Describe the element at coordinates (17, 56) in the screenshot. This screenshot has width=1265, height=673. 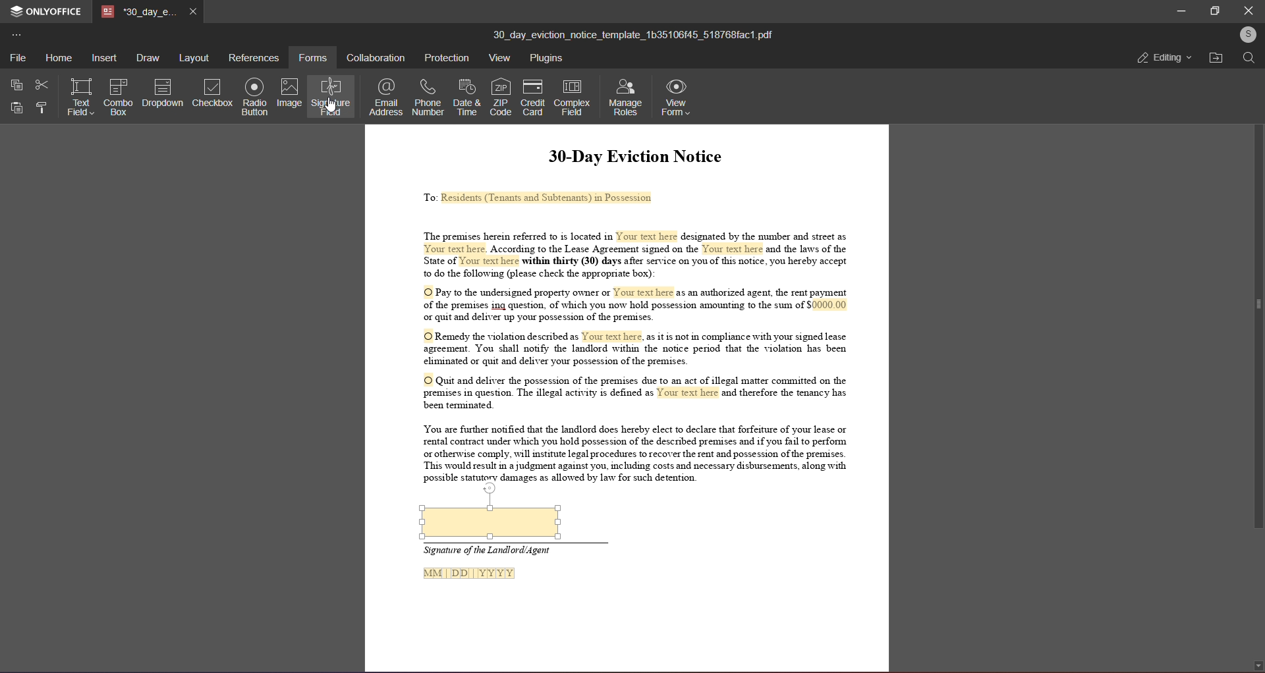
I see `file` at that location.